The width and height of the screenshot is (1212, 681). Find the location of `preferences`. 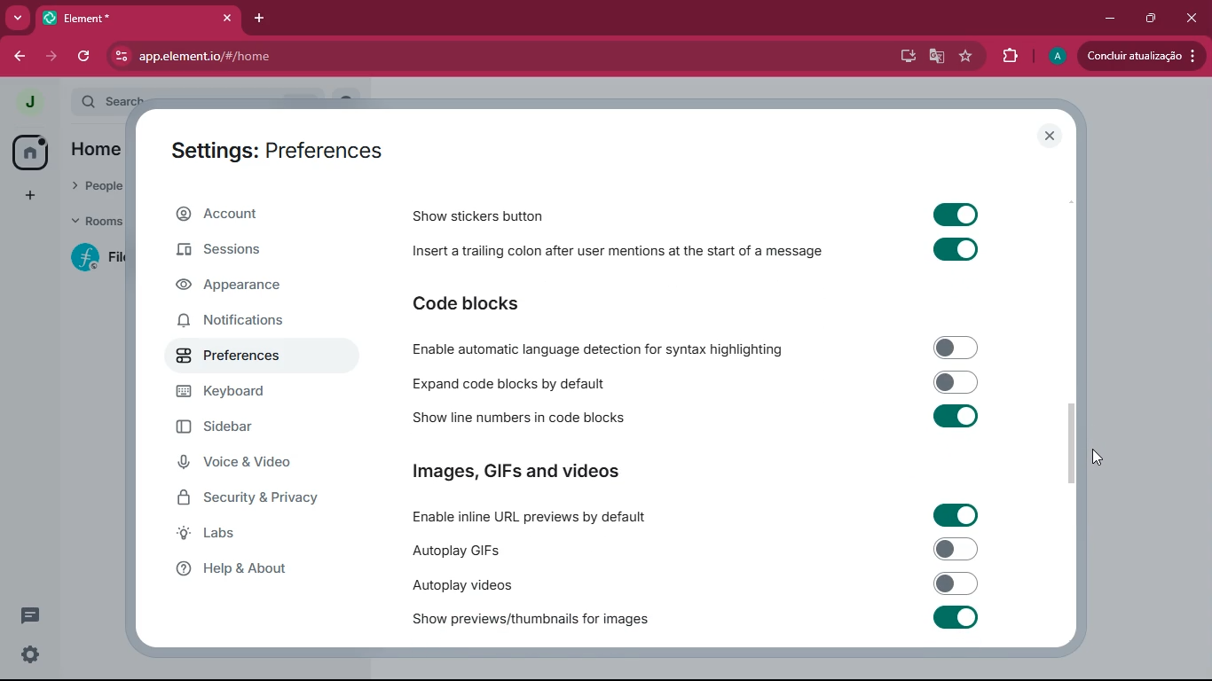

preferences is located at coordinates (248, 360).